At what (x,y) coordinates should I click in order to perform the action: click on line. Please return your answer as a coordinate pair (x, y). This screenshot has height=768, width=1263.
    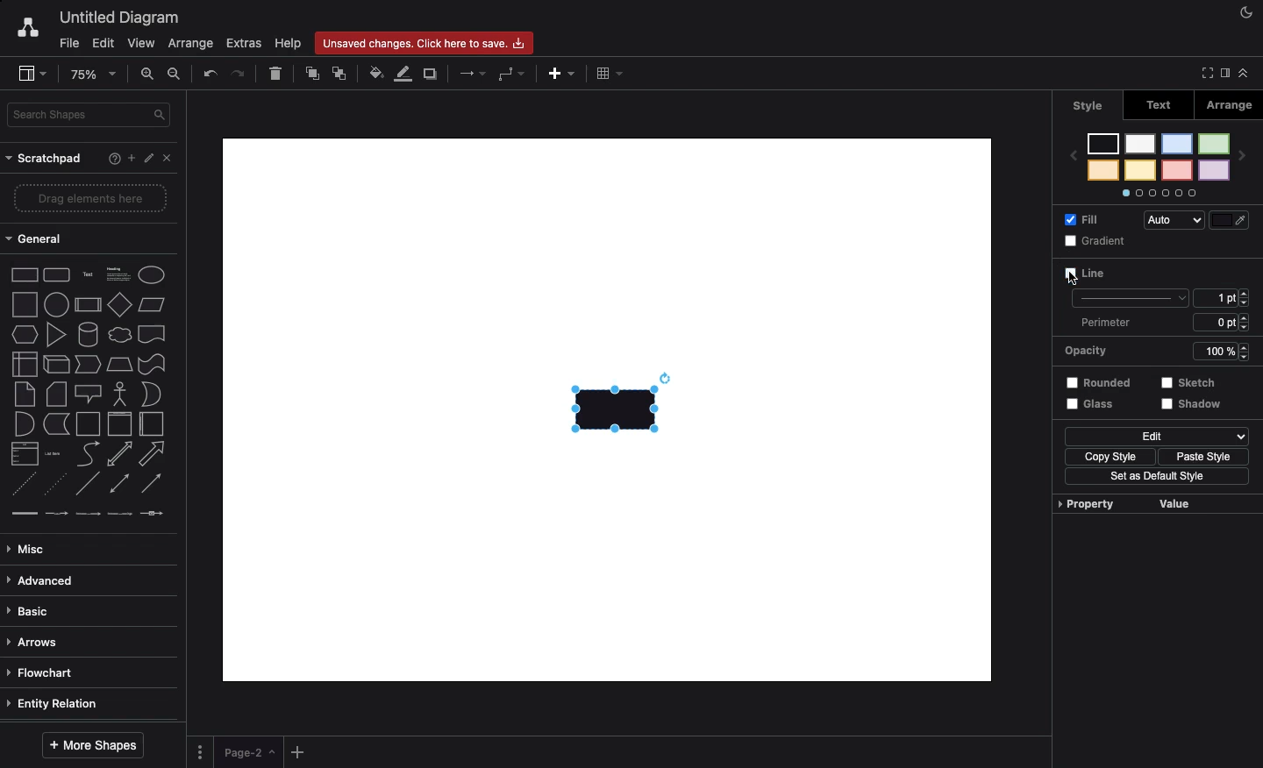
    Looking at the image, I should click on (87, 485).